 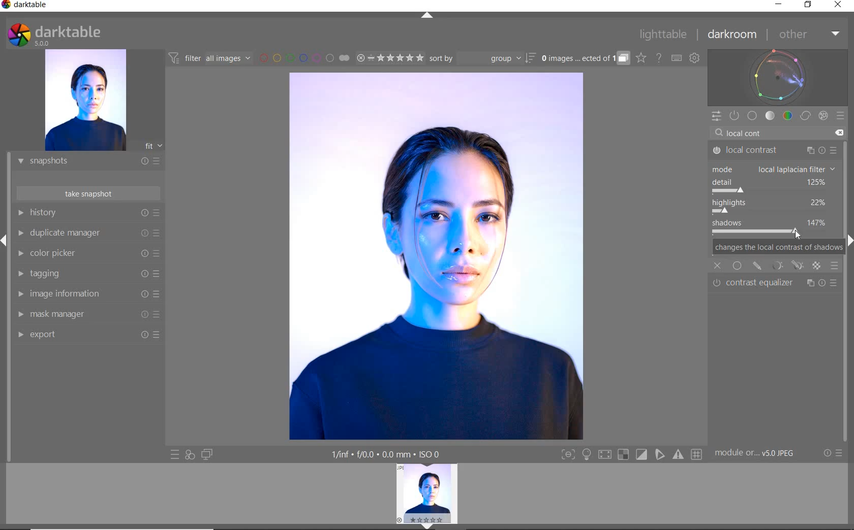 What do you see at coordinates (694, 58) in the screenshot?
I see `SHOW GLOBAL PREFERENCES` at bounding box center [694, 58].